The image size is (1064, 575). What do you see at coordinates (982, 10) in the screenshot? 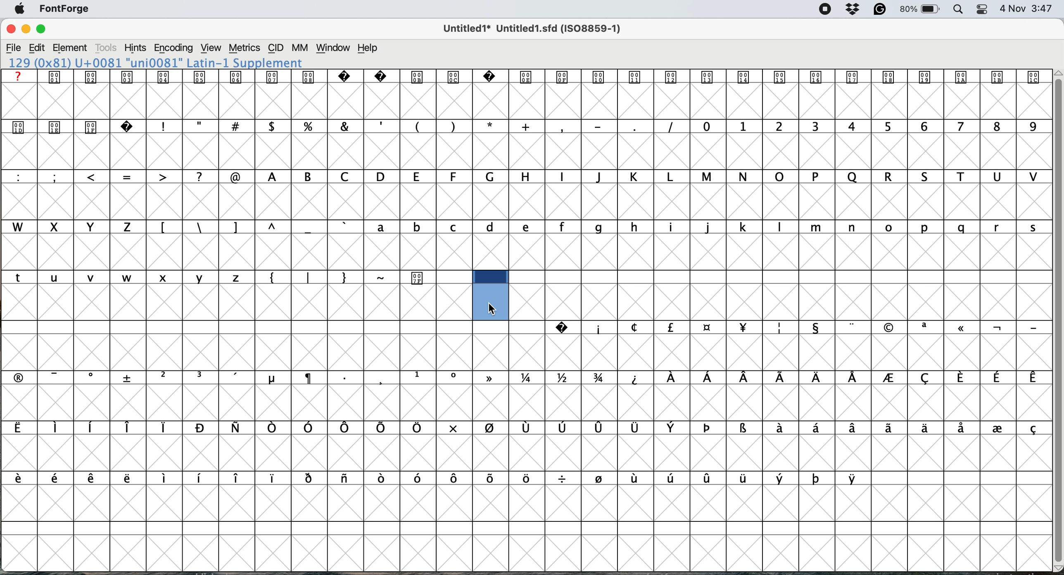
I see `Control Center` at bounding box center [982, 10].